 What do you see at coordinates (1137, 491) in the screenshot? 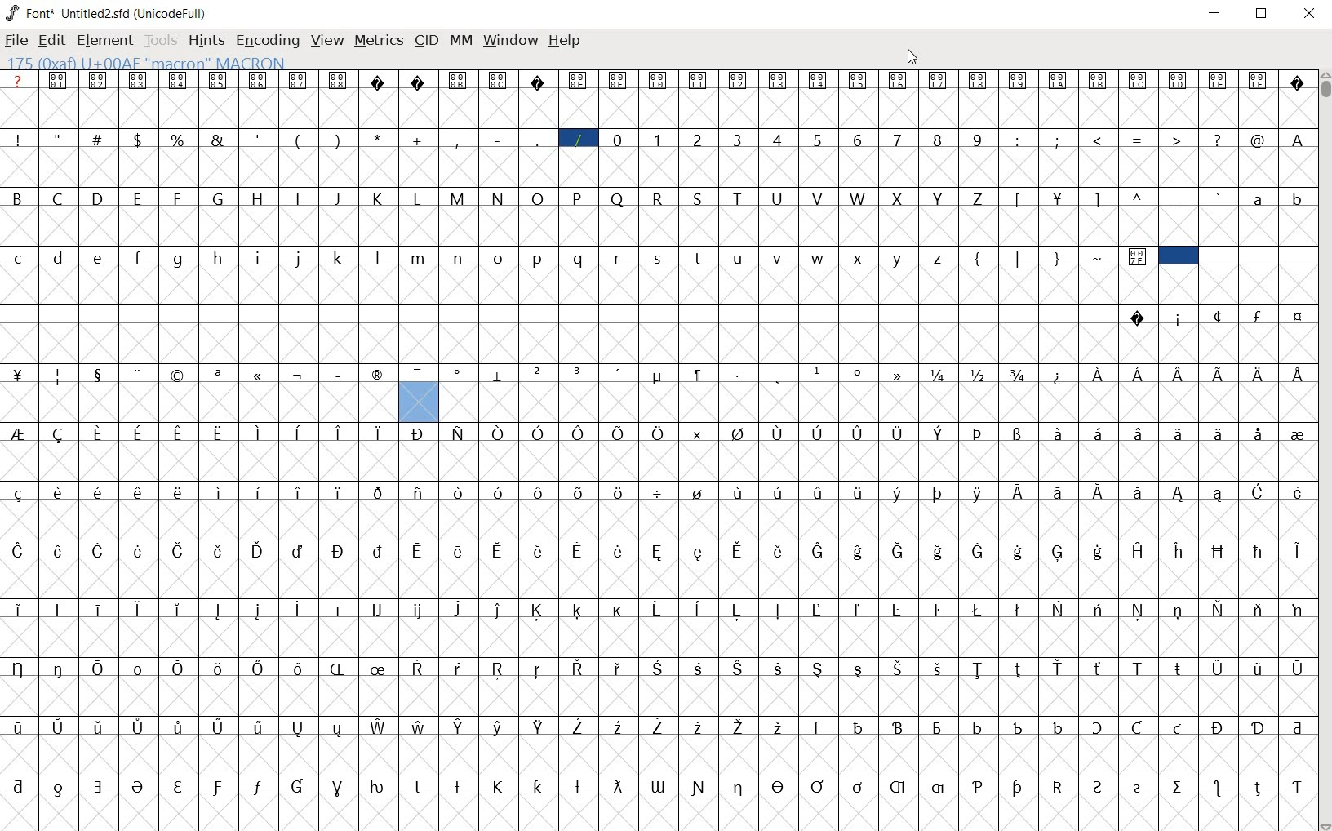
I see `Symbol` at bounding box center [1137, 491].